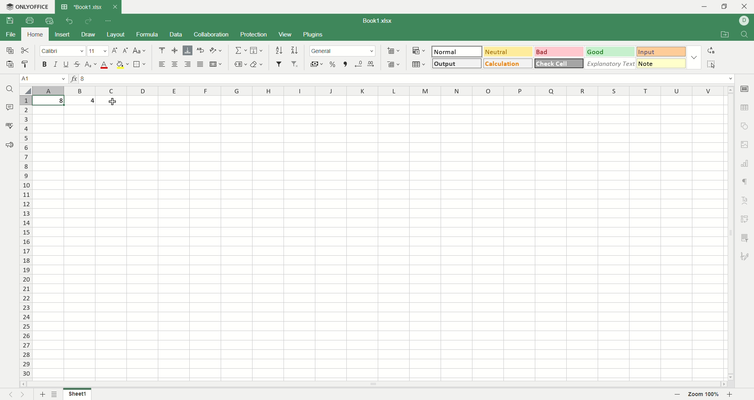  What do you see at coordinates (10, 394) in the screenshot?
I see `previous` at bounding box center [10, 394].